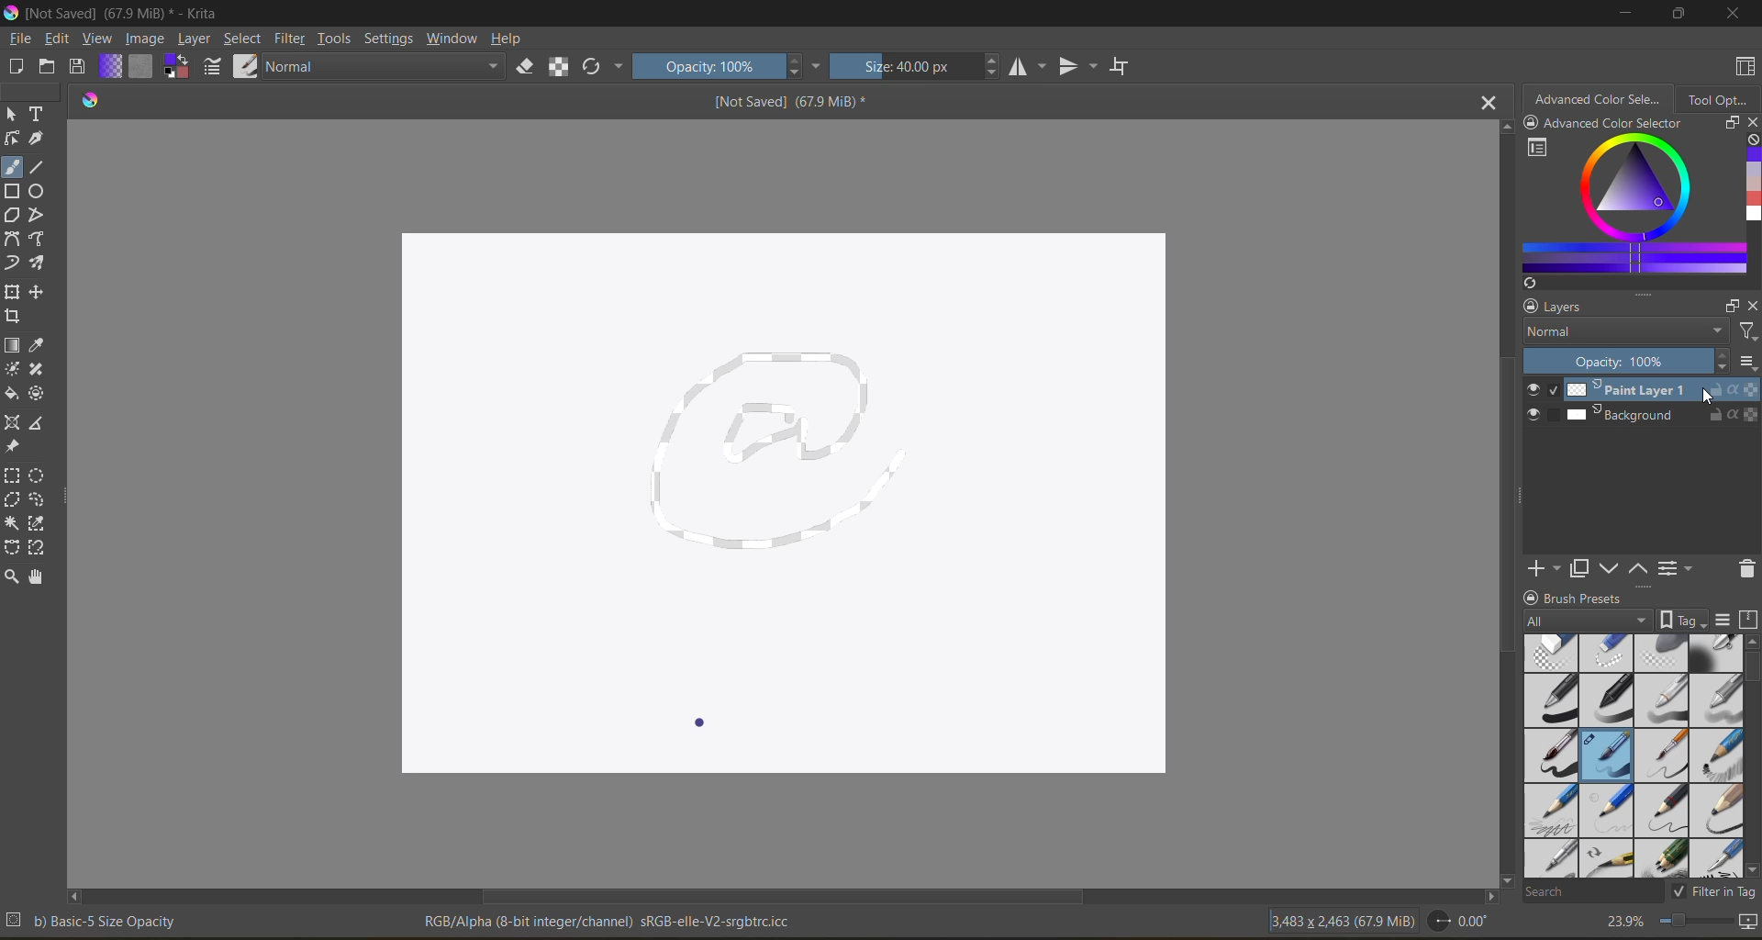  What do you see at coordinates (141, 67) in the screenshot?
I see `fill patterns` at bounding box center [141, 67].